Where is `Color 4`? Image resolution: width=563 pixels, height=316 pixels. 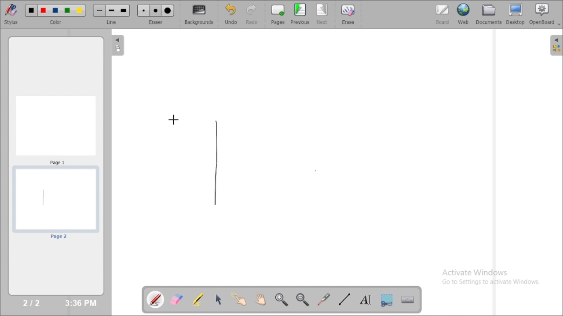 Color 4 is located at coordinates (67, 11).